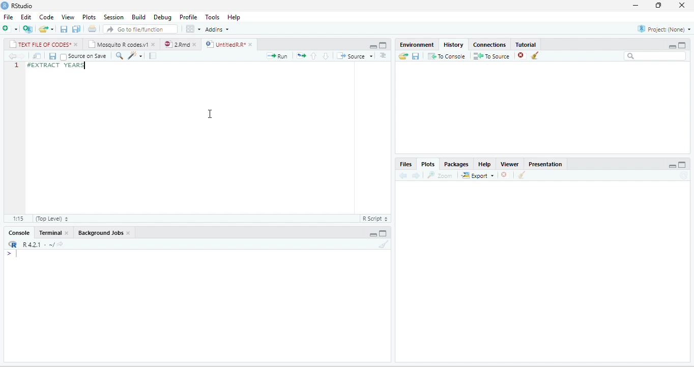 Image resolution: width=694 pixels, height=367 pixels. What do you see at coordinates (36, 244) in the screenshot?
I see `R 4.2.1 .~/` at bounding box center [36, 244].